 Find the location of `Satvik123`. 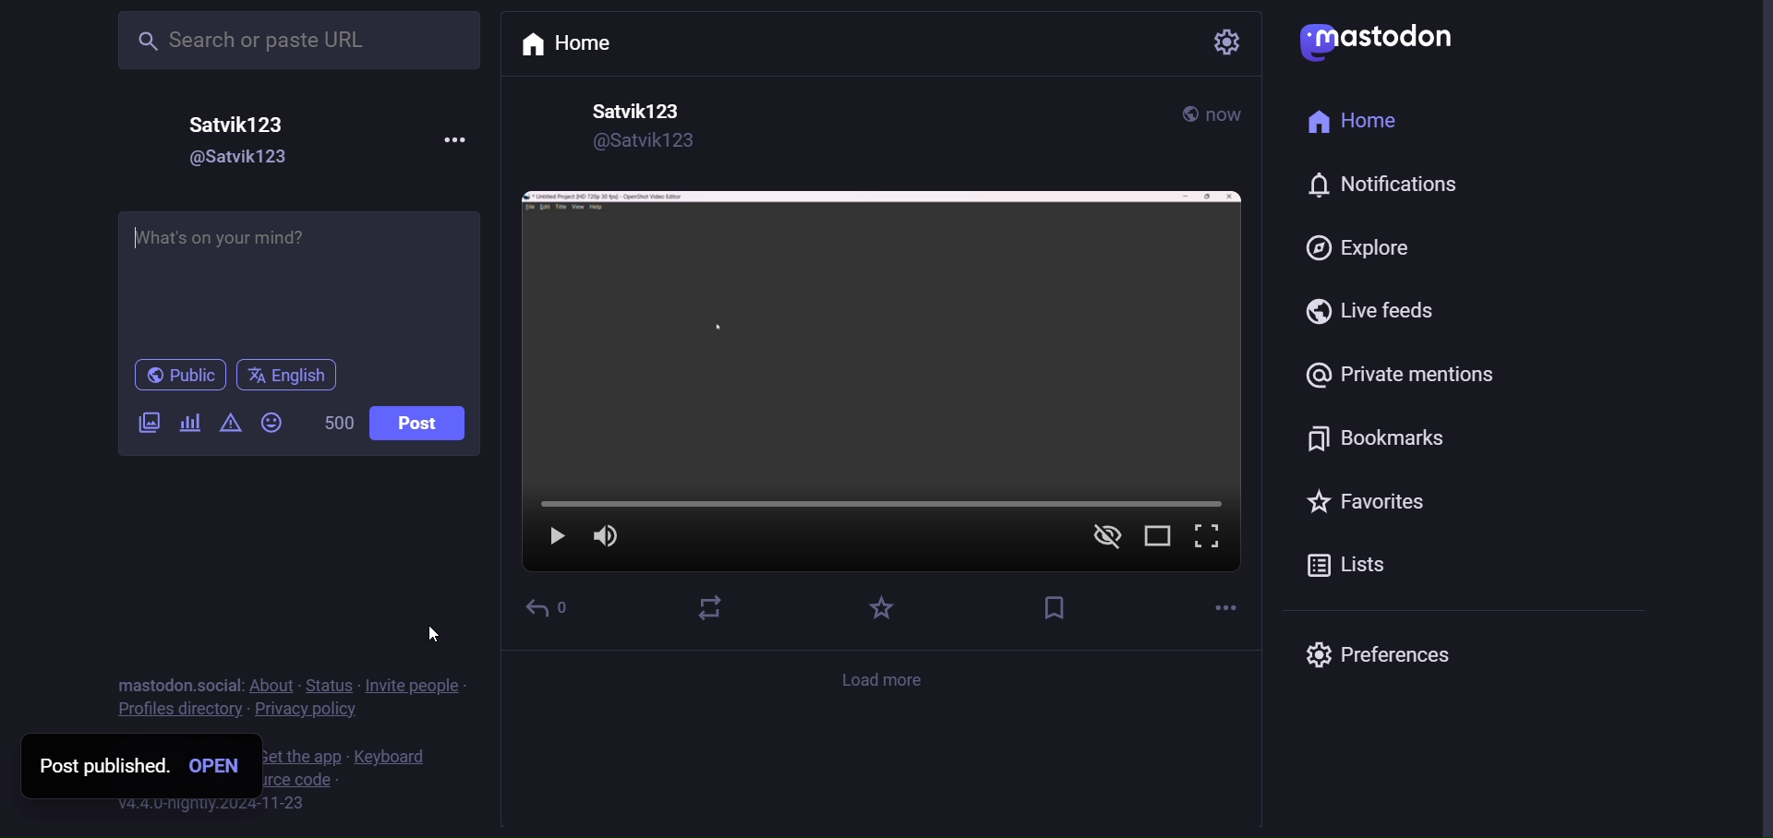

Satvik123 is located at coordinates (240, 125).